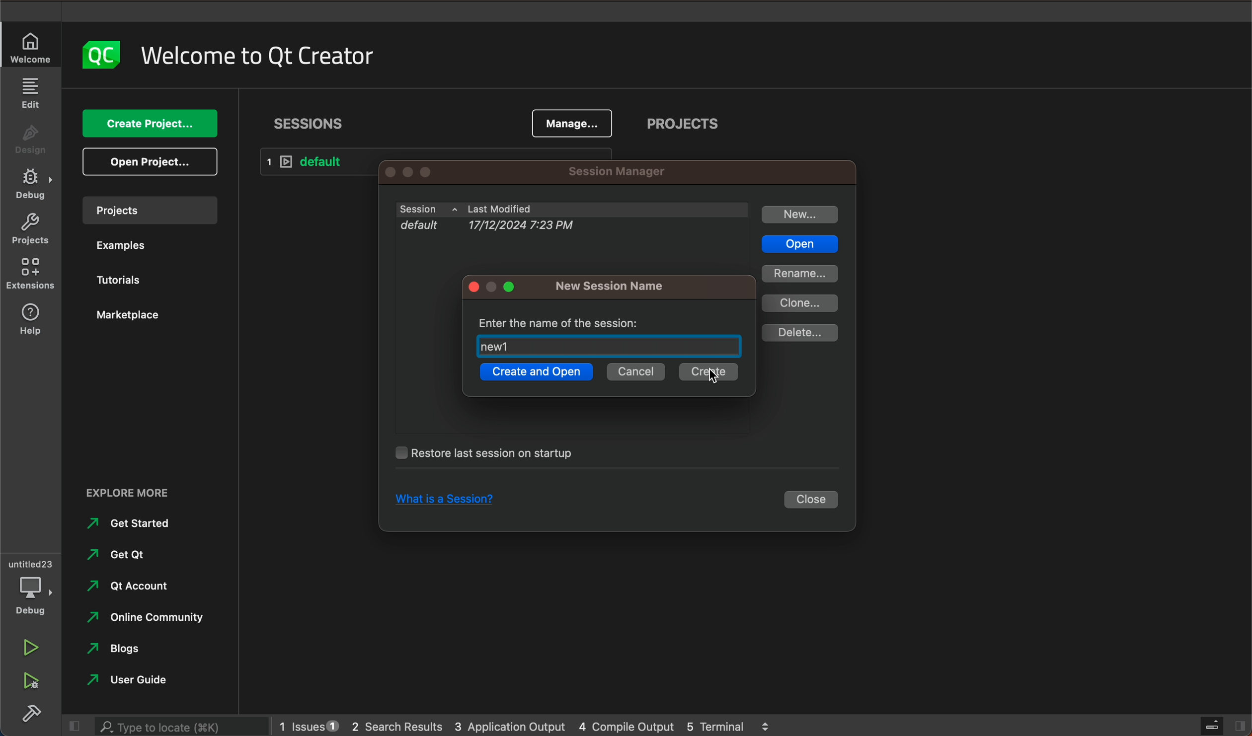 The height and width of the screenshot is (736, 1252). I want to click on debug, so click(33, 185).